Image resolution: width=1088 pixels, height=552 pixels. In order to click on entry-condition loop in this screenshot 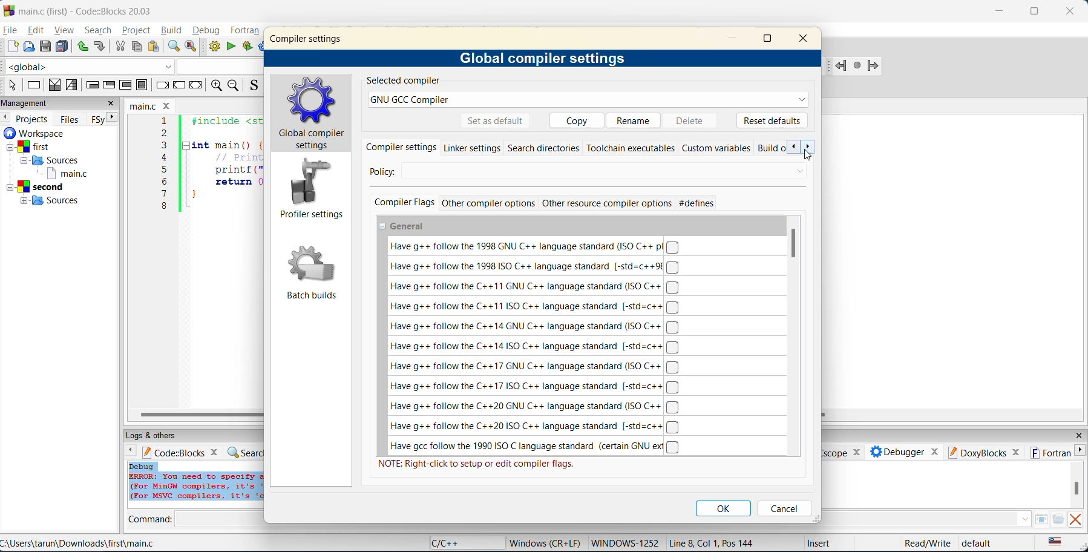, I will do `click(93, 87)`.